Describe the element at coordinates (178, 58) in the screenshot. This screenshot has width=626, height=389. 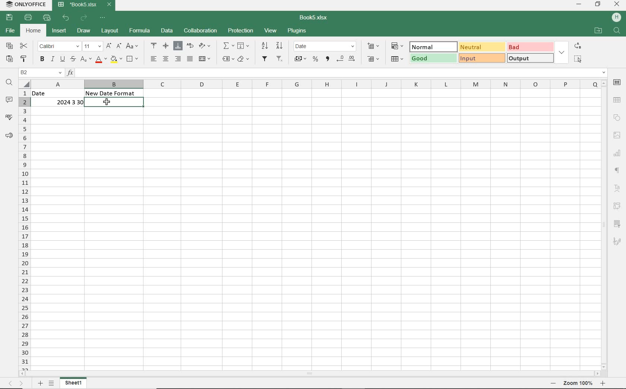
I see `ALIGN RIGHT` at that location.